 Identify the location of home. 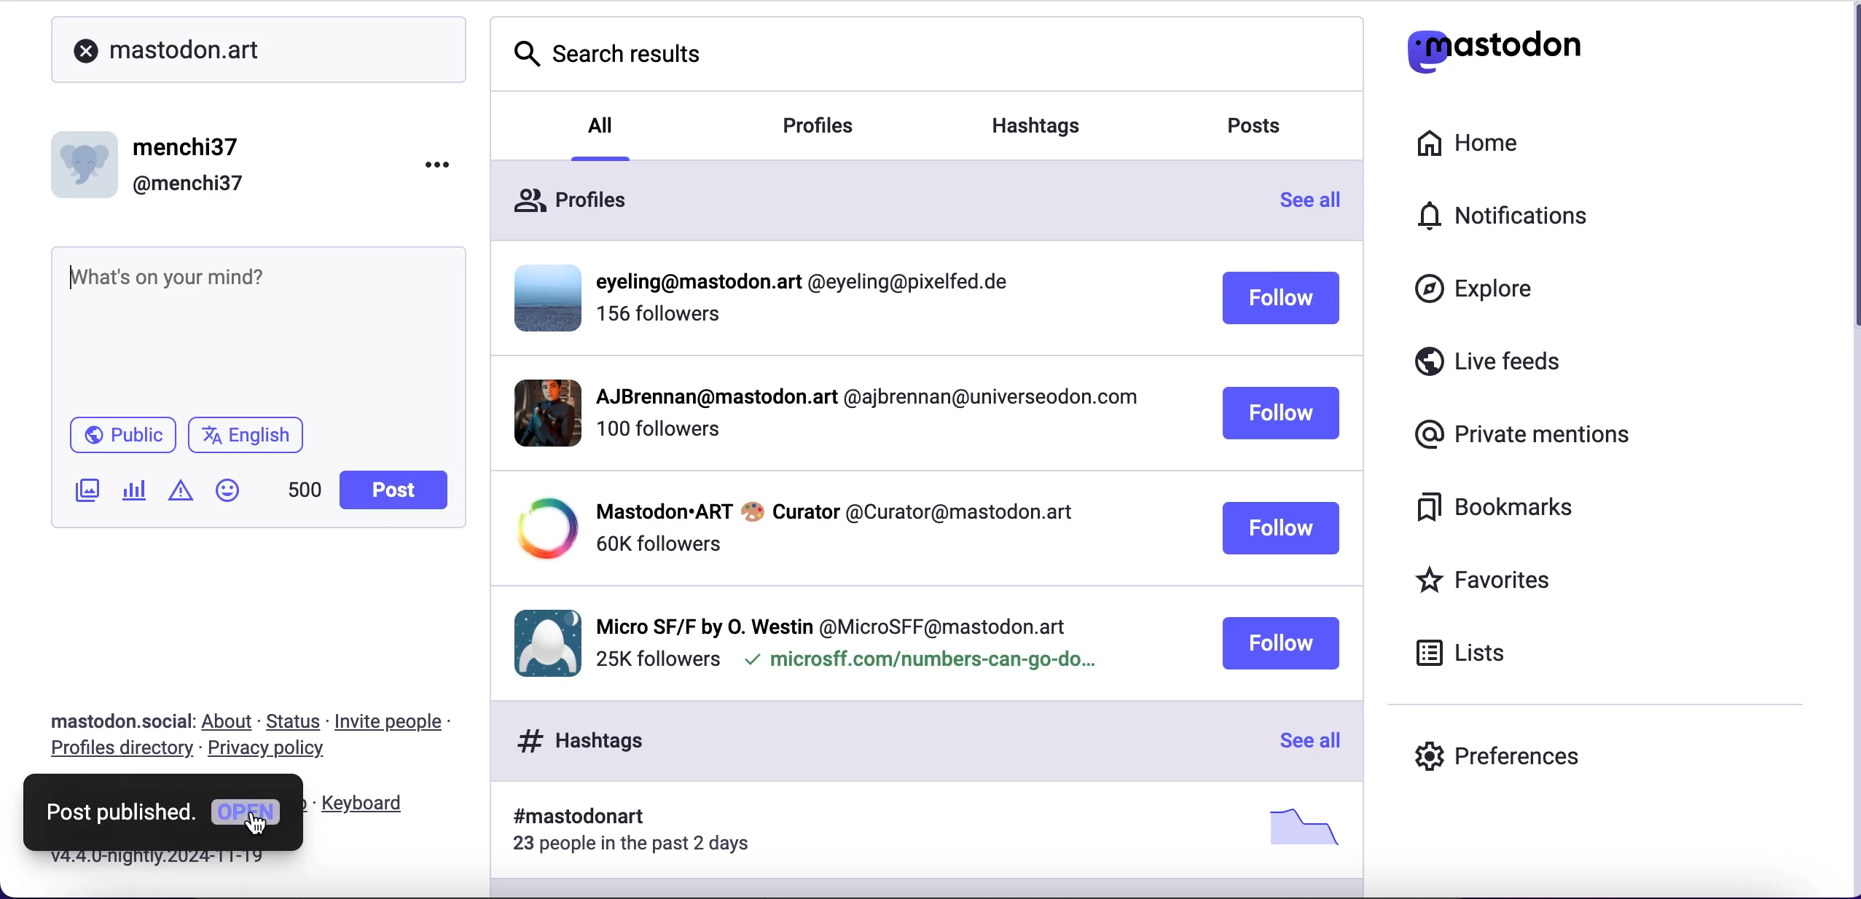
(1470, 144).